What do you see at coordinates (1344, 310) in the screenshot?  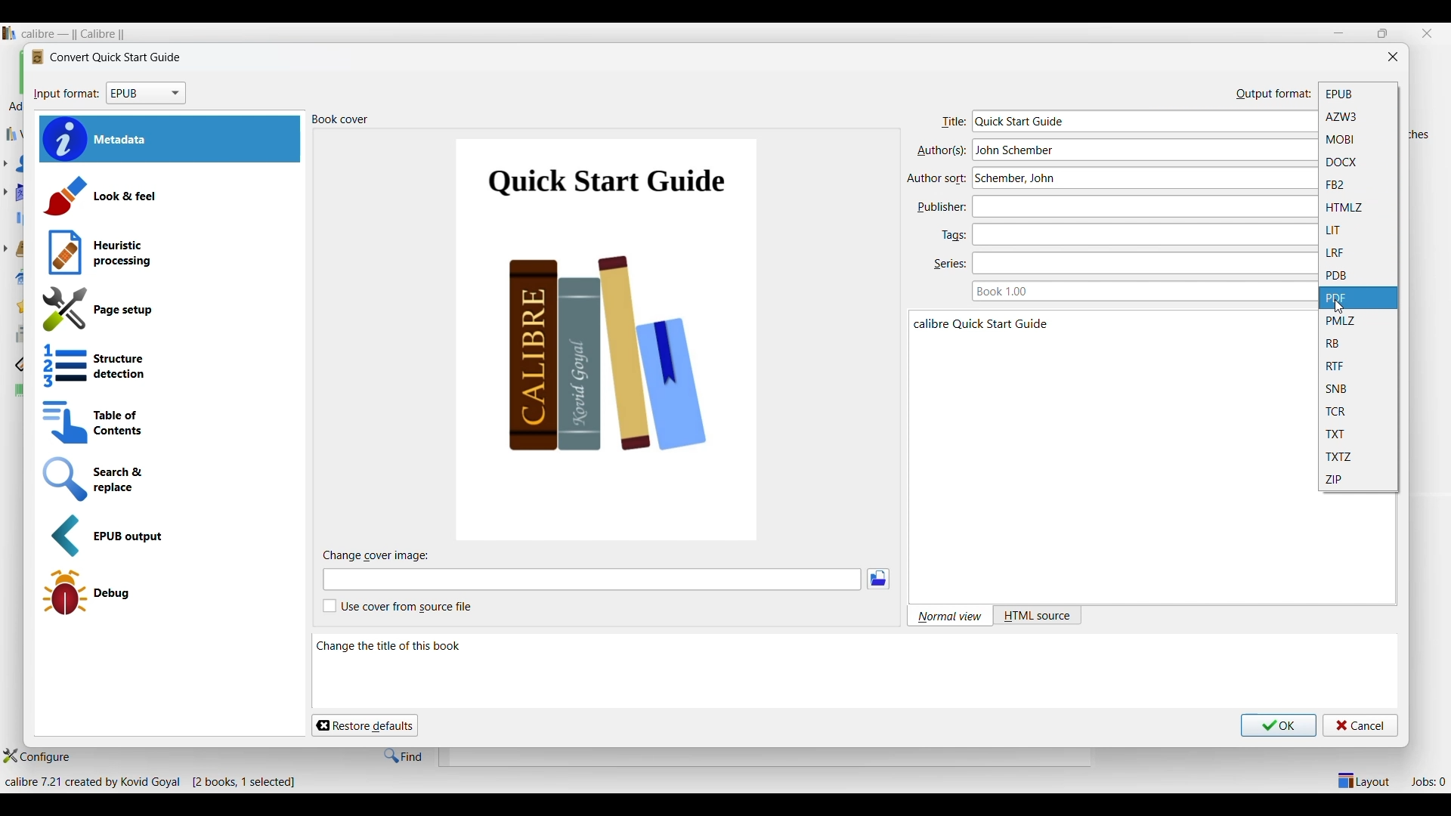 I see `cursor` at bounding box center [1344, 310].